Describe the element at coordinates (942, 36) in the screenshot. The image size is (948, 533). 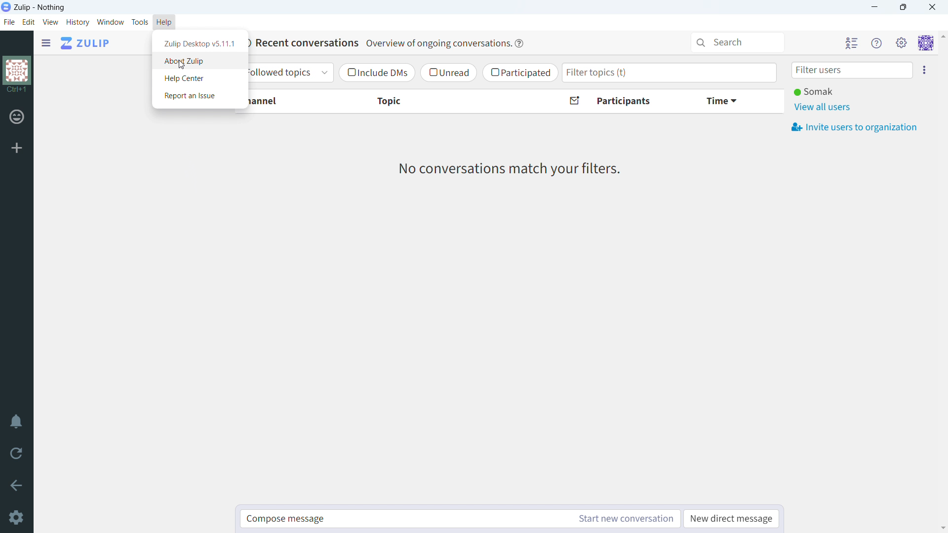
I see `scroll up button` at that location.